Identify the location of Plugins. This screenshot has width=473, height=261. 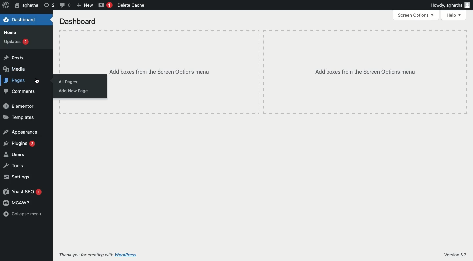
(20, 144).